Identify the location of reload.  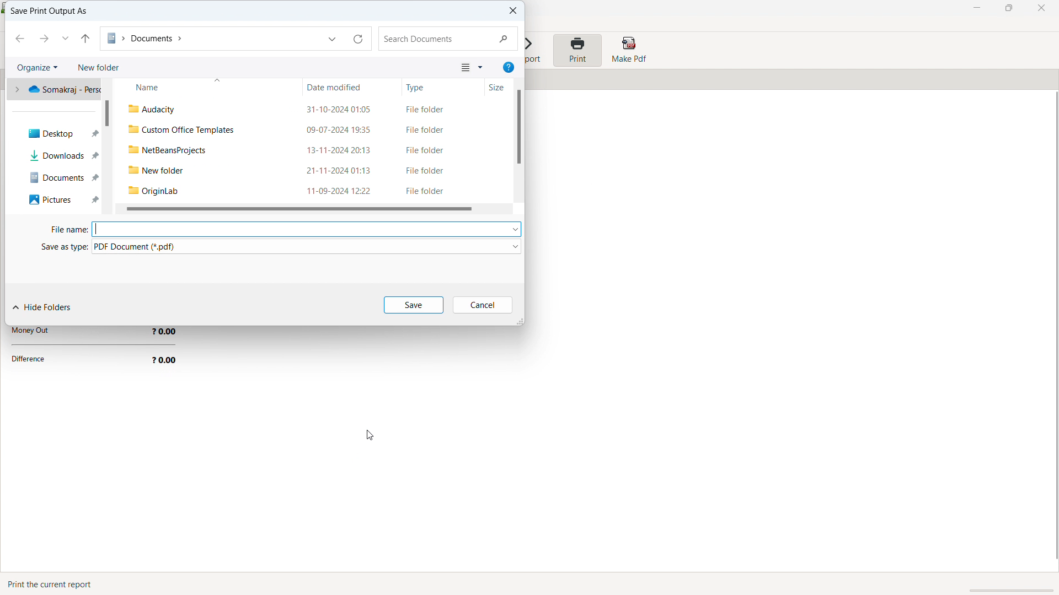
(360, 38).